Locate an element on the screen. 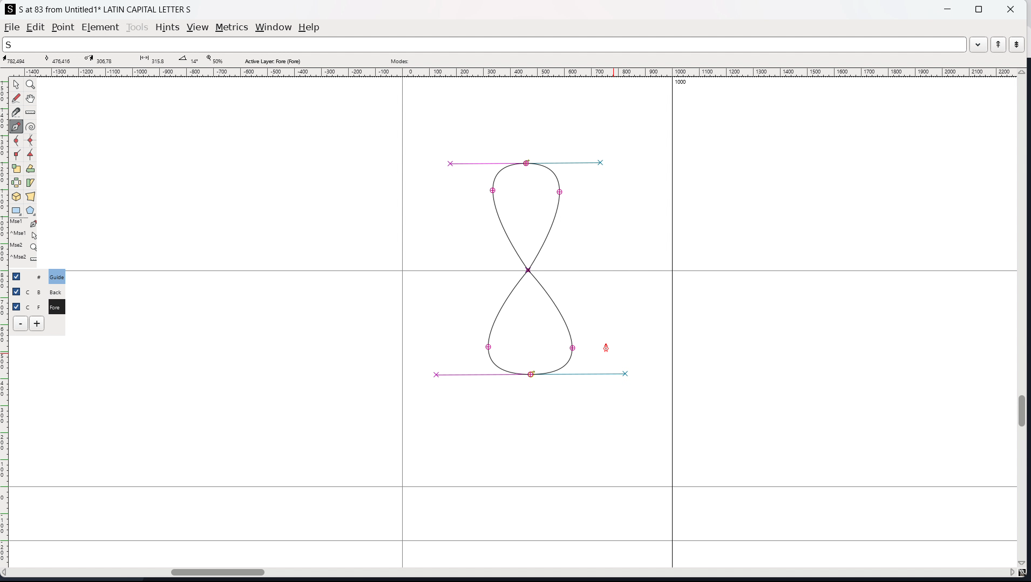 The image size is (1031, 582). toggle spiro is located at coordinates (31, 126).